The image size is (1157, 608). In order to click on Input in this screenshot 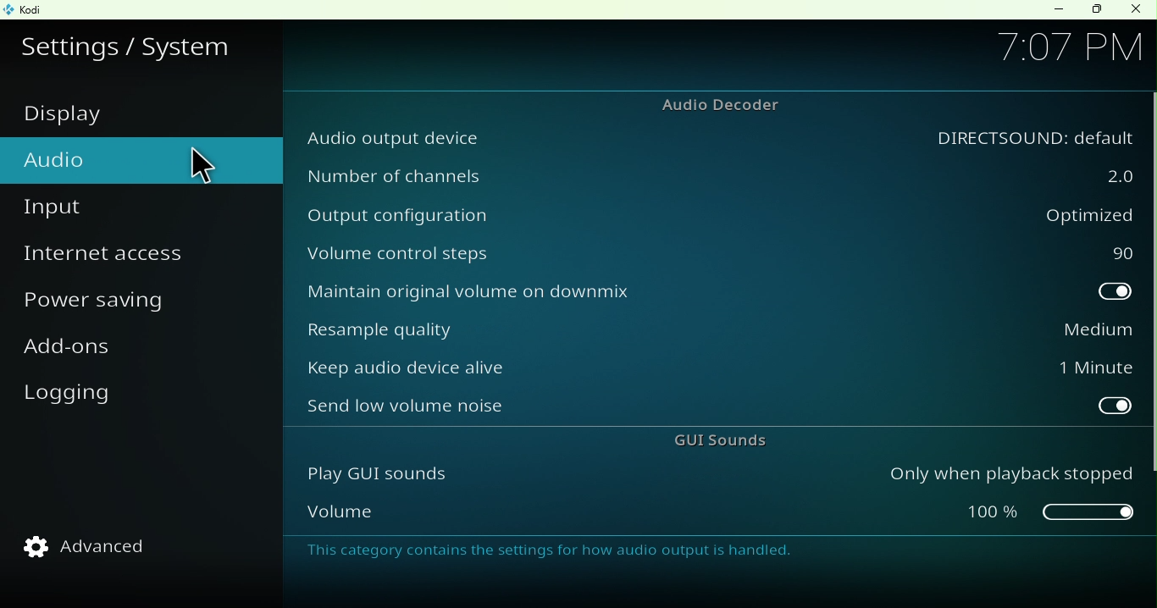, I will do `click(58, 207)`.